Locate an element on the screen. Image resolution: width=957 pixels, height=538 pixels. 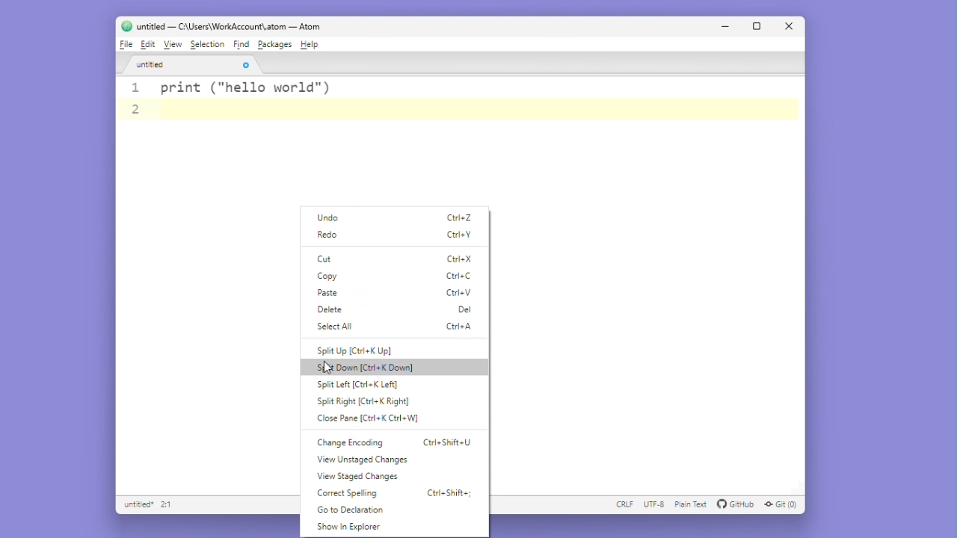
delete is located at coordinates (331, 309).